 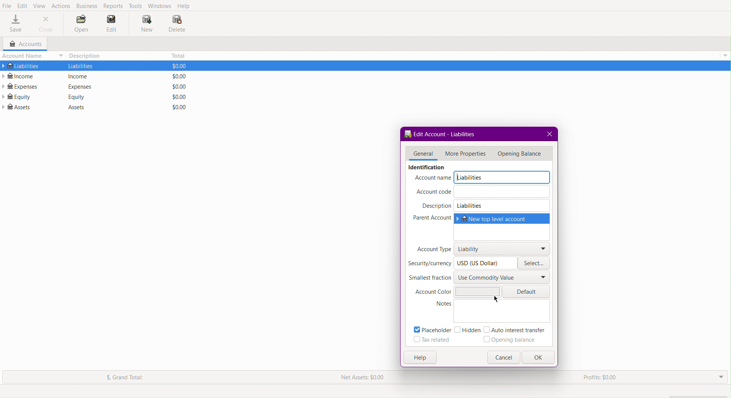 I want to click on Liability, so click(x=502, y=248).